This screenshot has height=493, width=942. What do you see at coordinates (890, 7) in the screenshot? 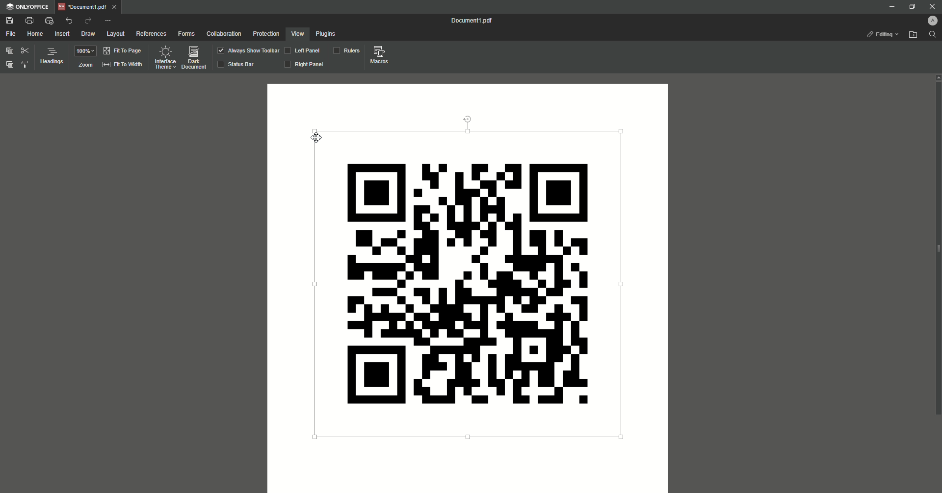
I see `Minimize` at bounding box center [890, 7].